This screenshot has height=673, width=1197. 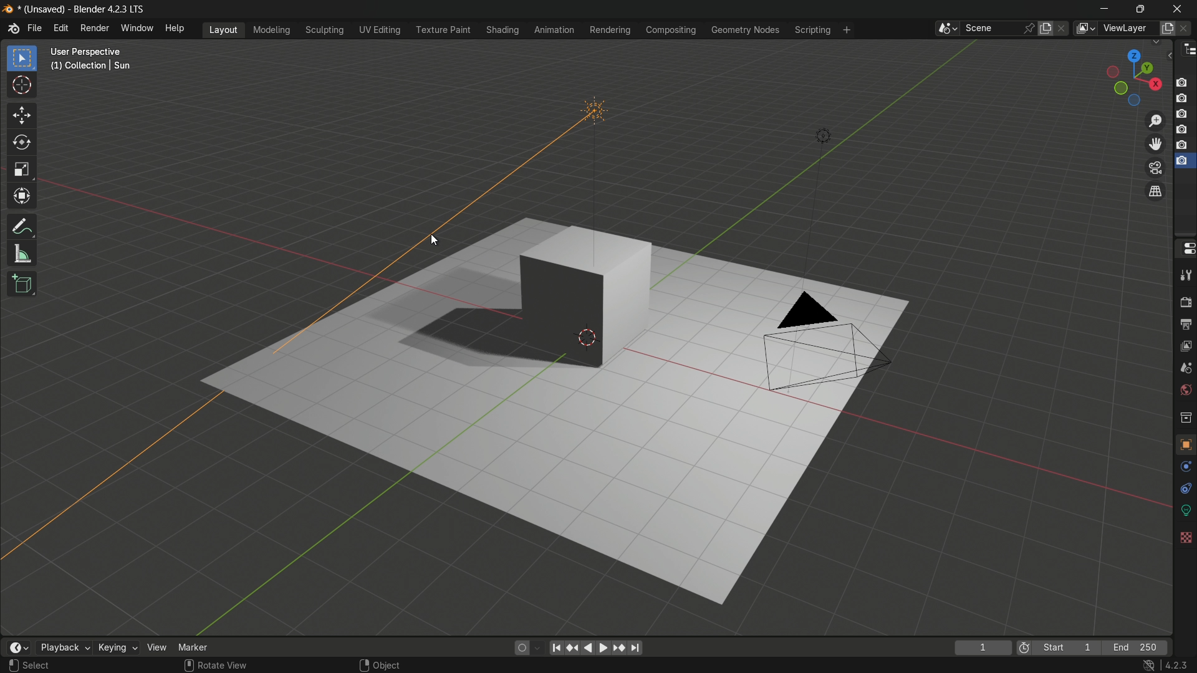 What do you see at coordinates (1186, 416) in the screenshot?
I see `collections` at bounding box center [1186, 416].